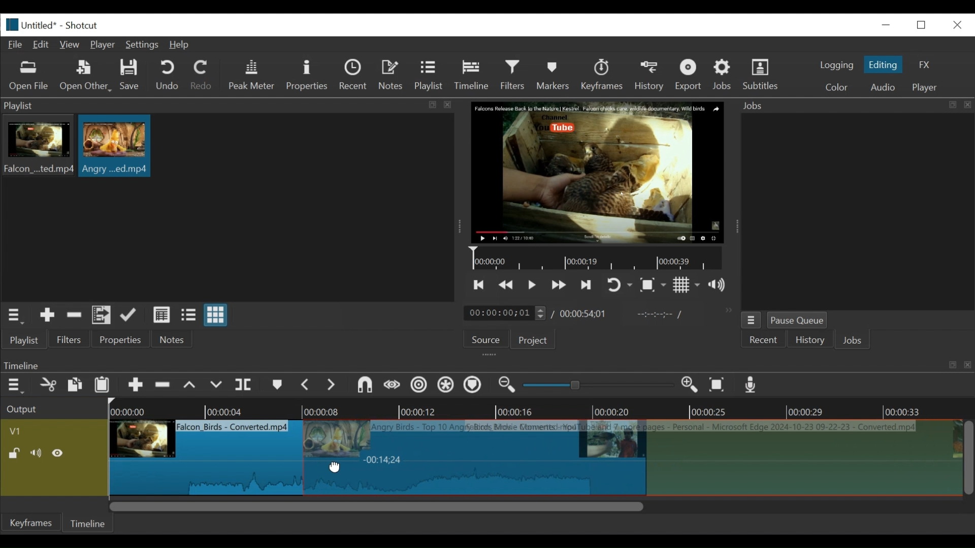  Describe the element at coordinates (191, 386) in the screenshot. I see `lift` at that location.